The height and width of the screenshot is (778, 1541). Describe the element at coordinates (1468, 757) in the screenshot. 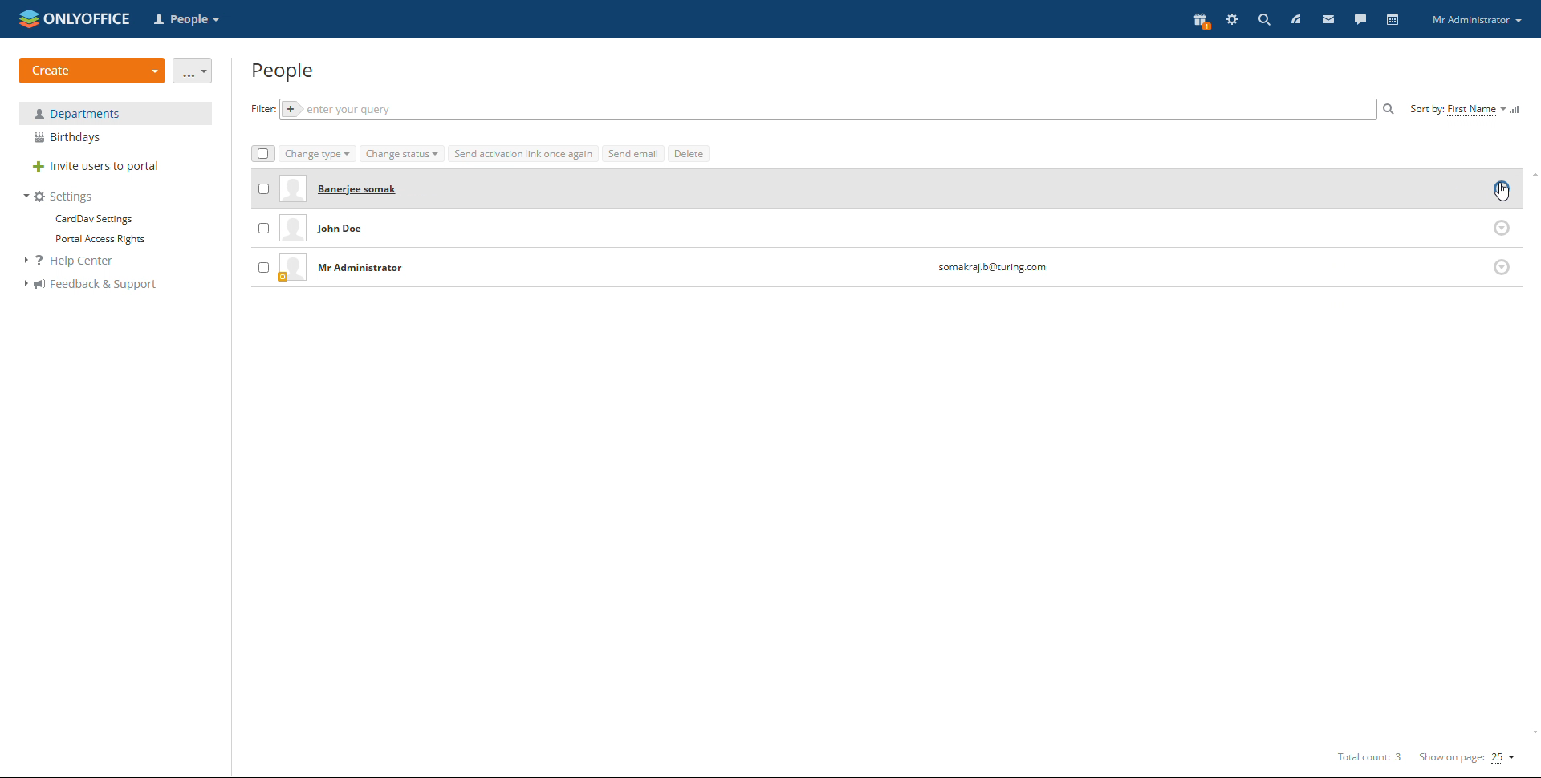

I see `show on page` at that location.